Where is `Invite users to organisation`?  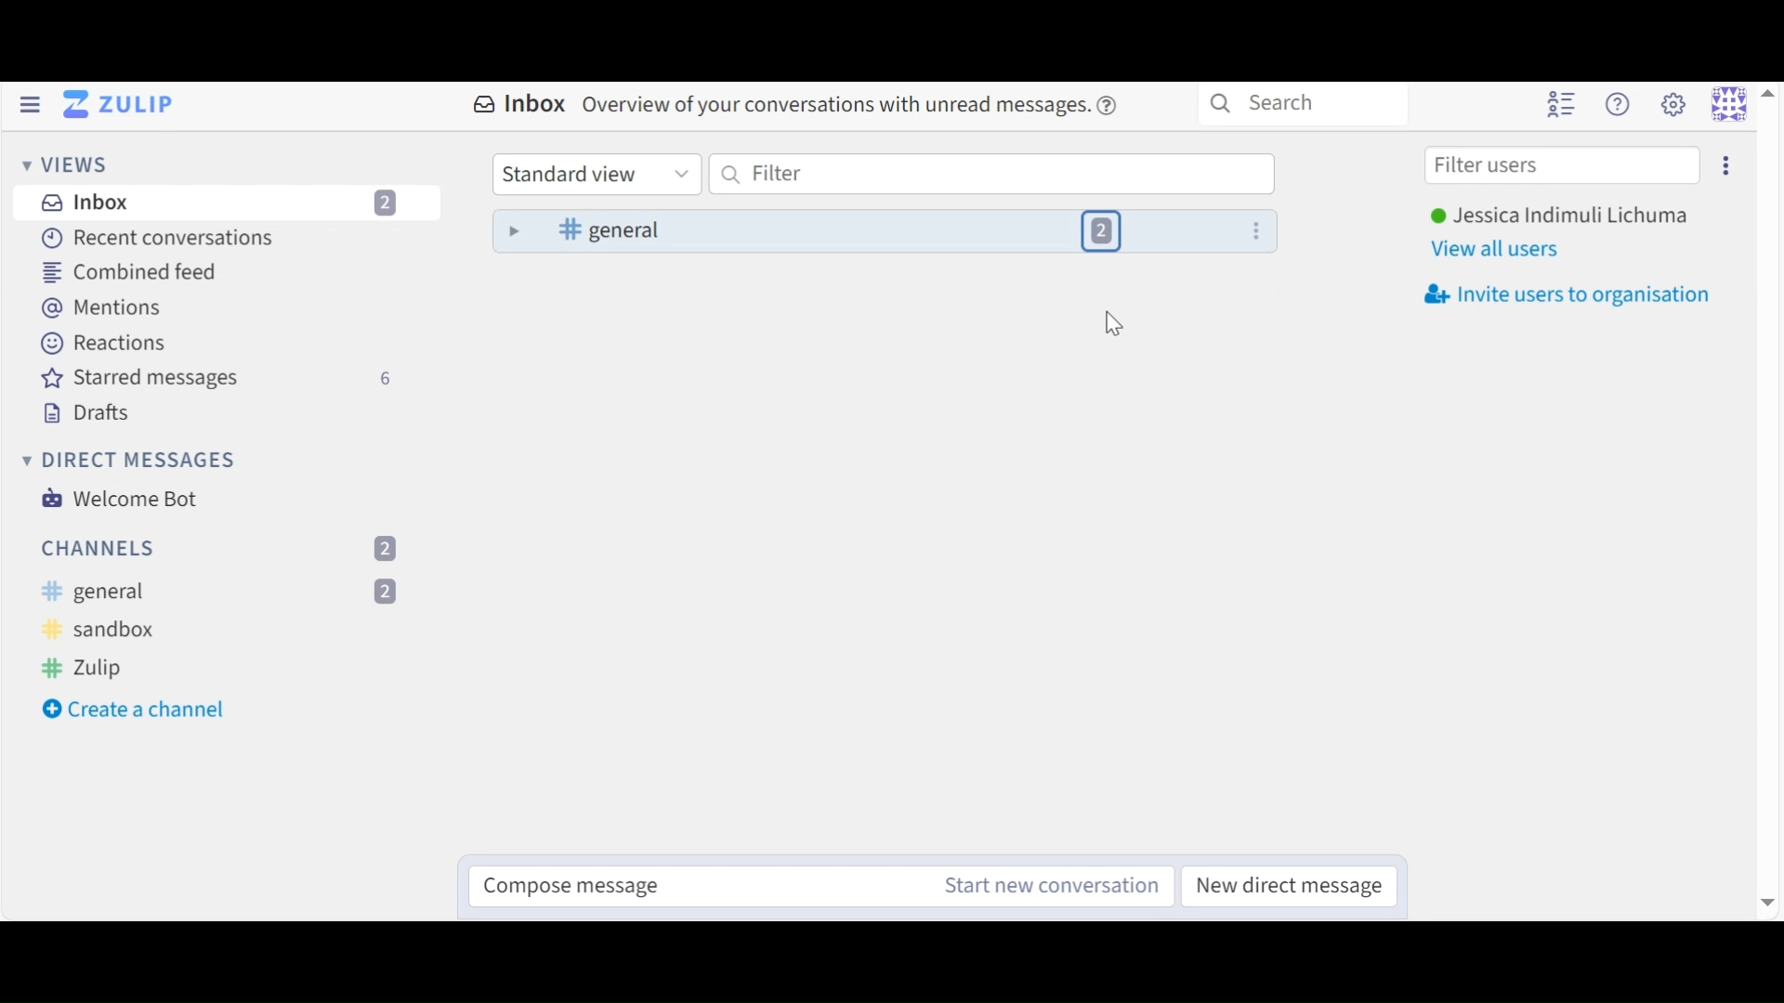
Invite users to organisation is located at coordinates (1574, 290).